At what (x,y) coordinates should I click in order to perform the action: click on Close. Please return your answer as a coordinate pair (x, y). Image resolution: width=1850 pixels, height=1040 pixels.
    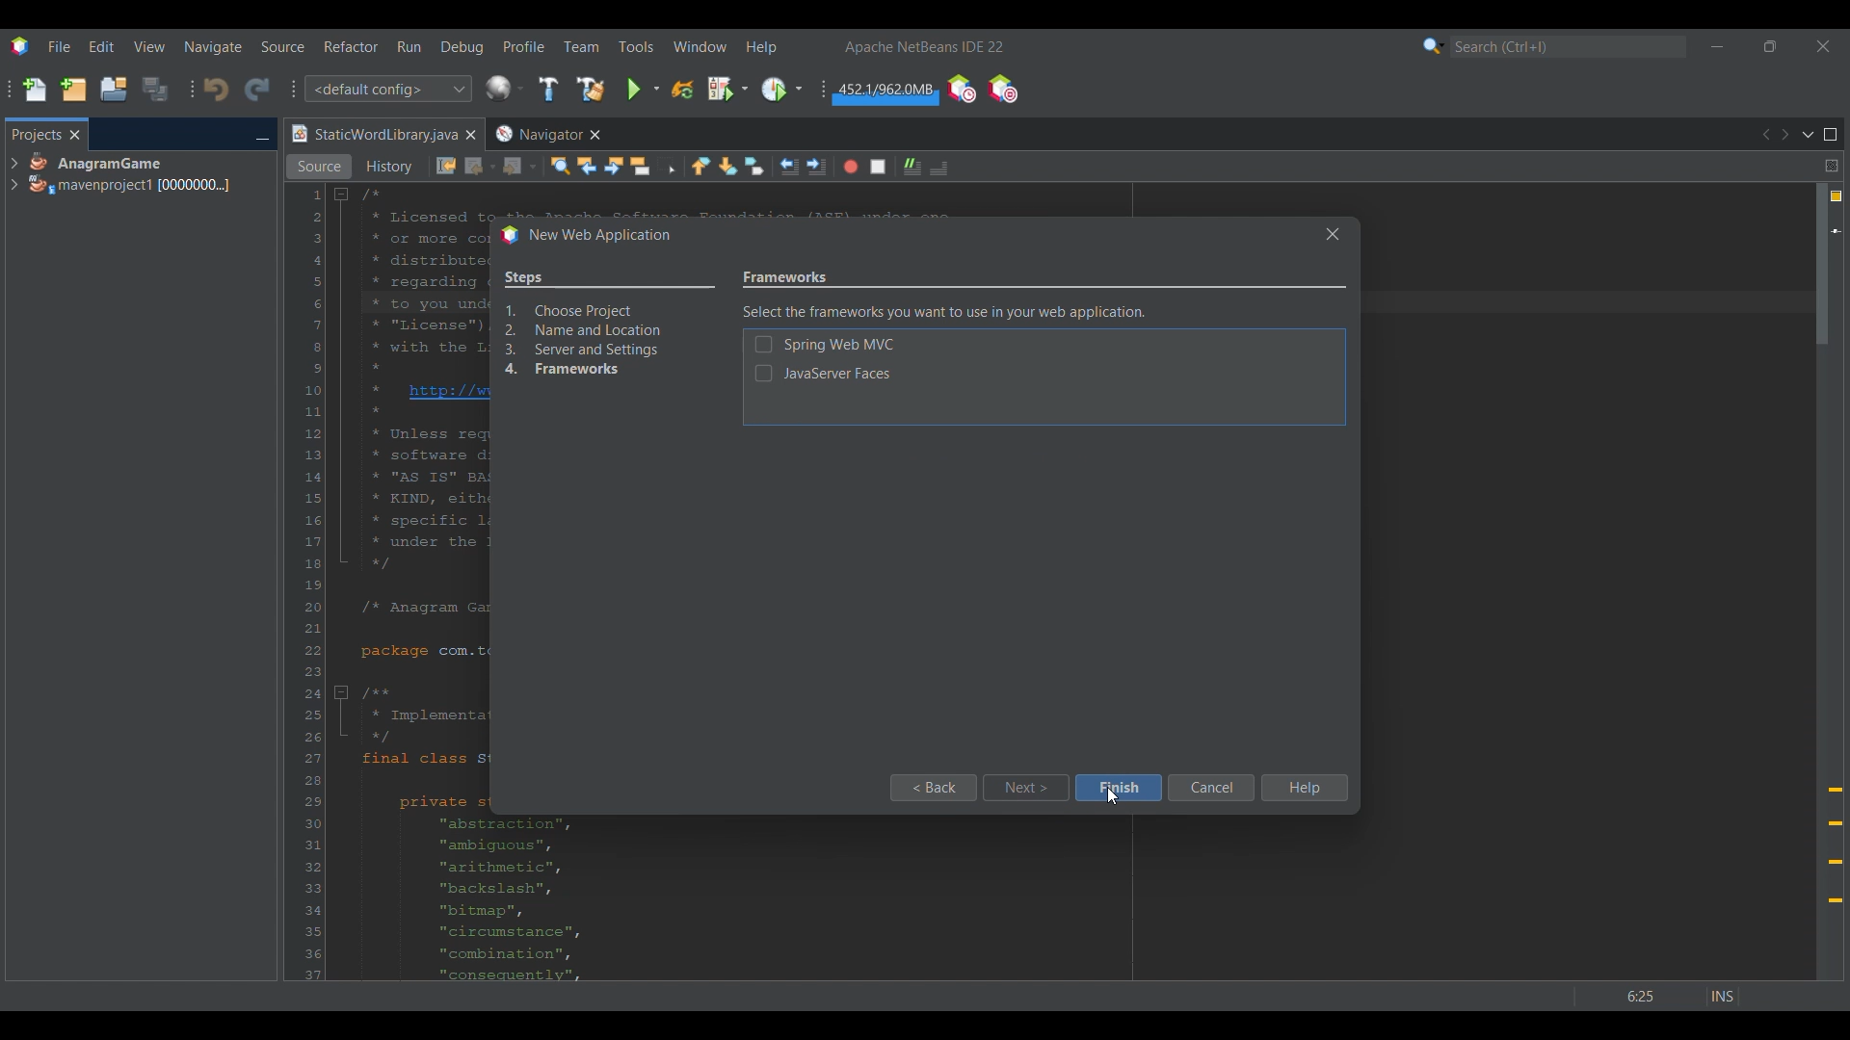
    Looking at the image, I should click on (470, 135).